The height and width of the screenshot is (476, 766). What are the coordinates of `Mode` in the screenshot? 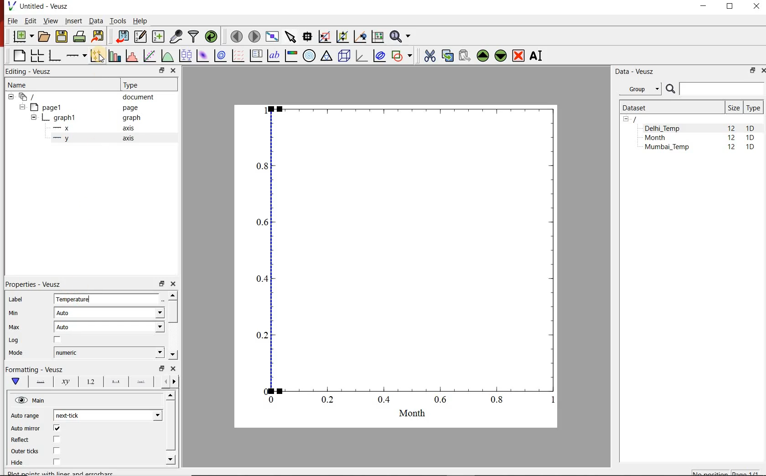 It's located at (16, 354).